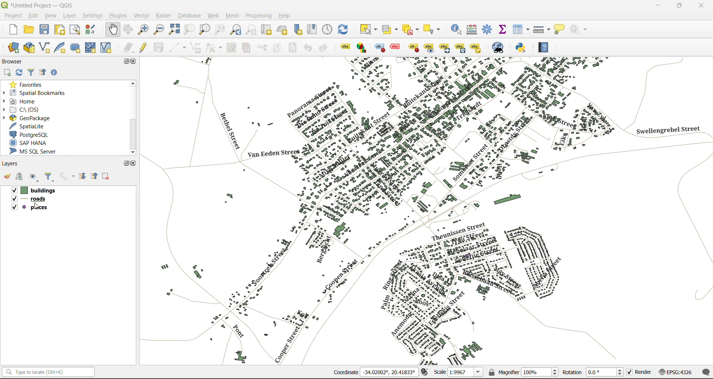 The width and height of the screenshot is (713, 379). What do you see at coordinates (522, 372) in the screenshot?
I see `magnifier` at bounding box center [522, 372].